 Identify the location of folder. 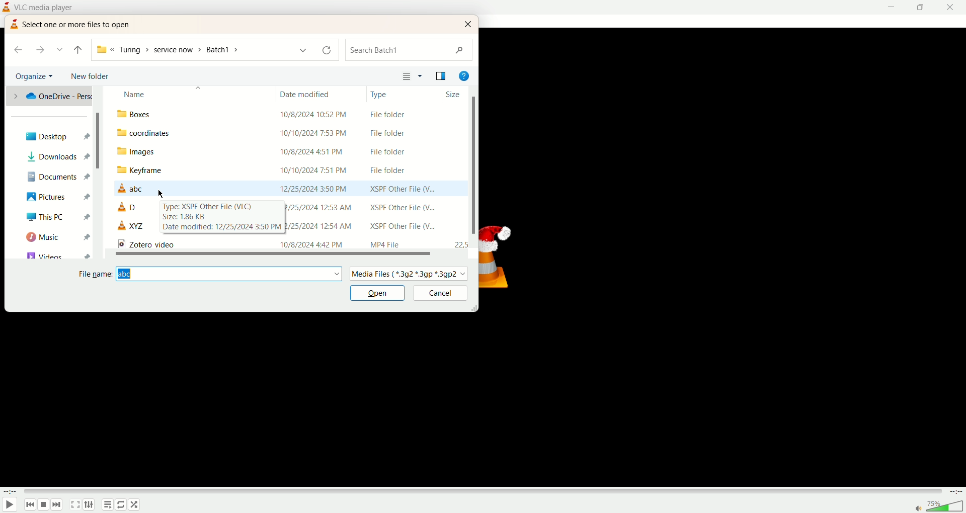
(289, 151).